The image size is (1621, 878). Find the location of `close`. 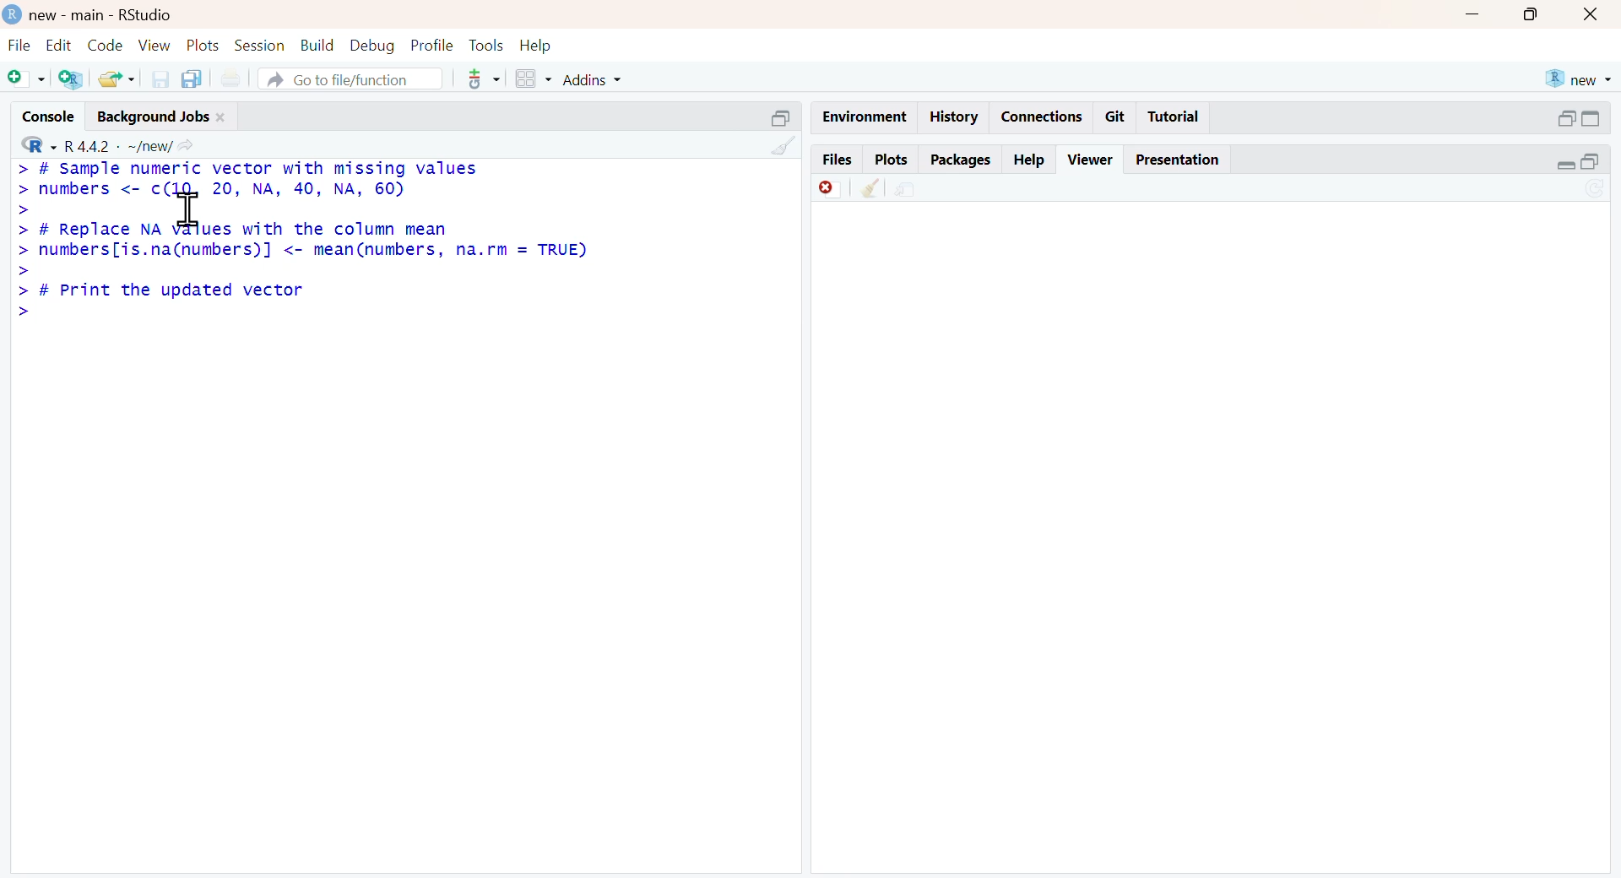

close is located at coordinates (1592, 15).